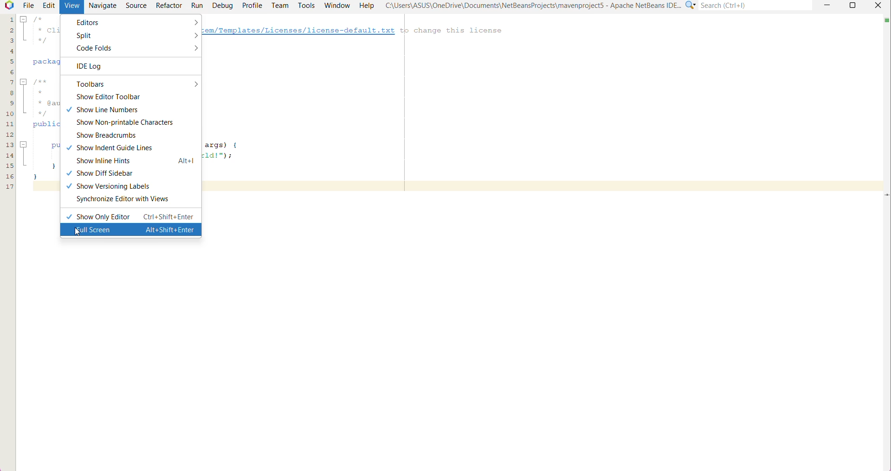  Describe the element at coordinates (306, 6) in the screenshot. I see `Tools` at that location.